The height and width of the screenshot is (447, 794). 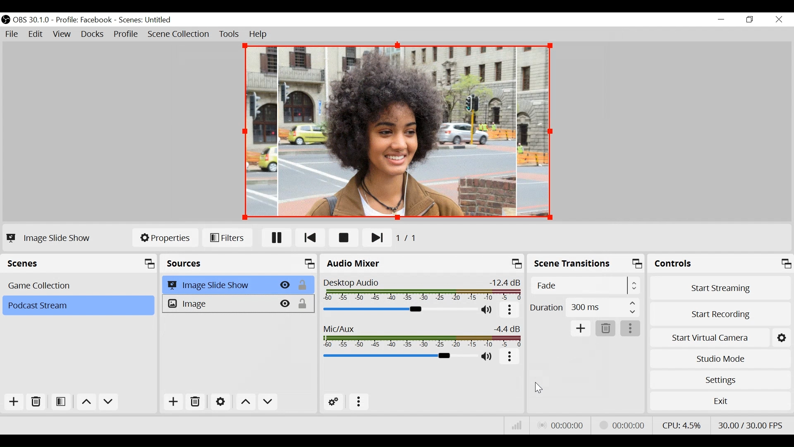 I want to click on Start Recording, so click(x=721, y=312).